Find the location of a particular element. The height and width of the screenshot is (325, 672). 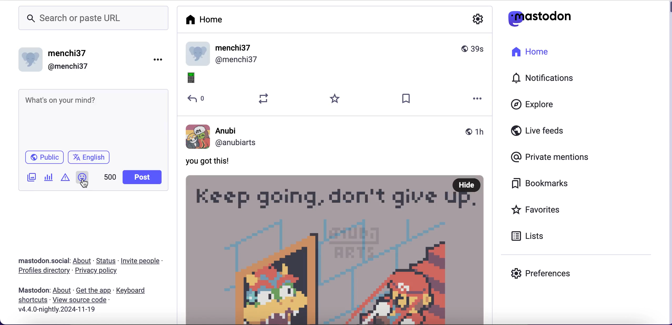

explore is located at coordinates (541, 105).